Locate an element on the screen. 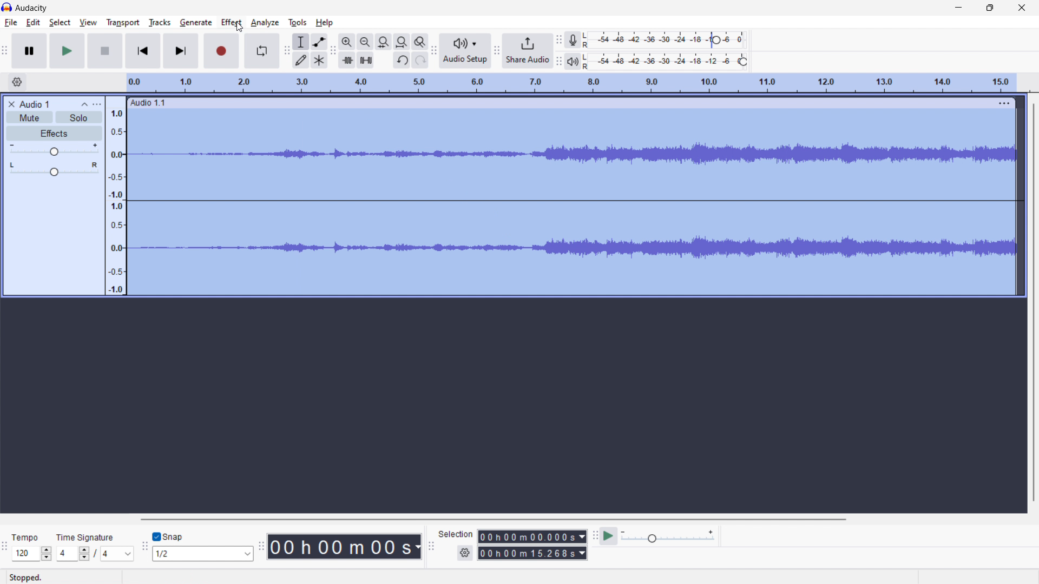 This screenshot has width=1039, height=584. time stamp is located at coordinates (344, 547).